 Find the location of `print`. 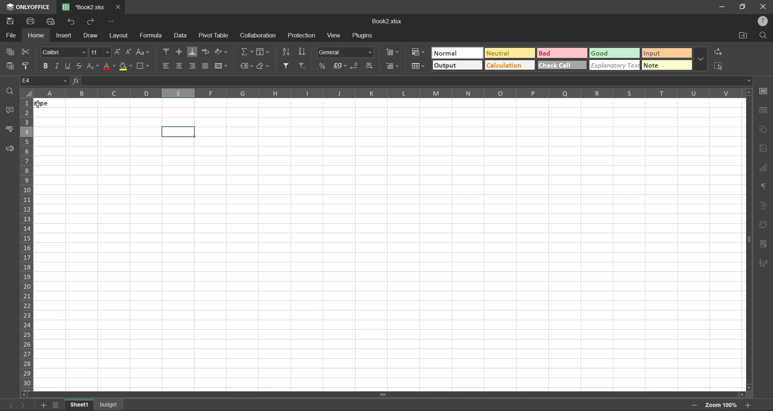

print is located at coordinates (32, 21).